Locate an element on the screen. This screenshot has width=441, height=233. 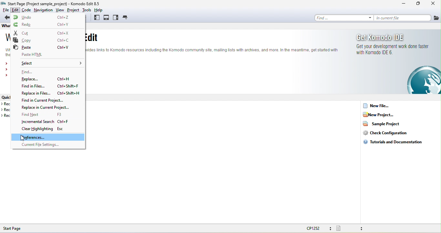
clear highlighting esc is located at coordinates (45, 128).